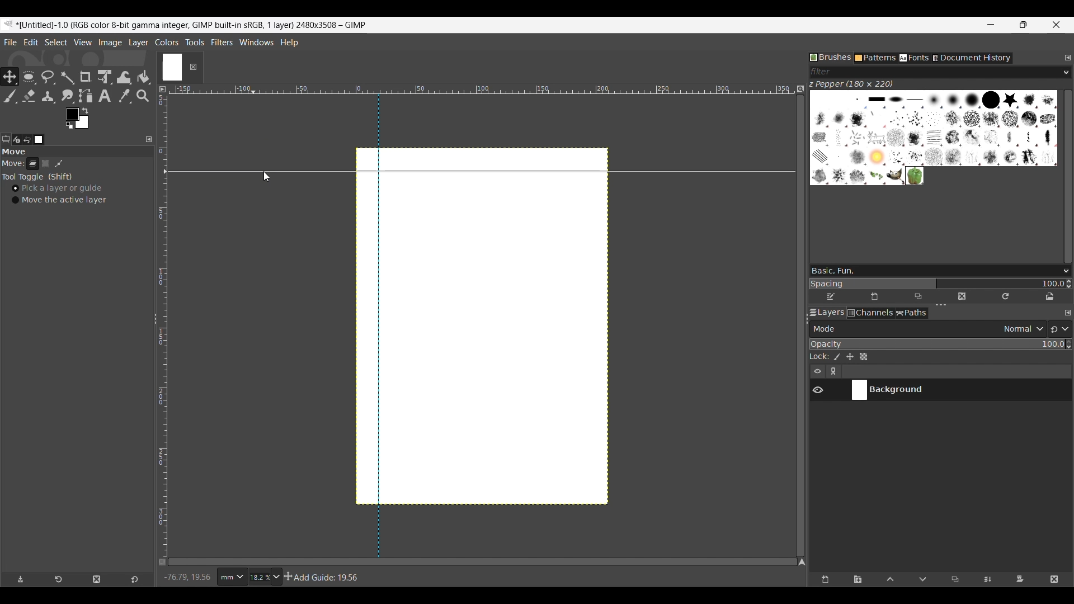 This screenshot has width=1074, height=604. Describe the element at coordinates (144, 78) in the screenshot. I see `Bucket fill` at that location.